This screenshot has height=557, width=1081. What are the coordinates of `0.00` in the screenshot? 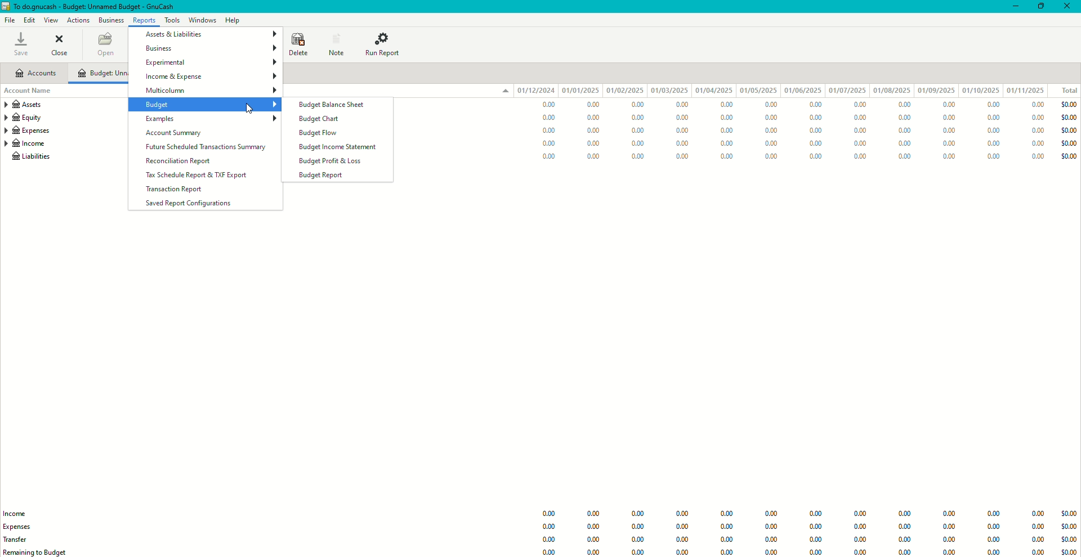 It's located at (947, 541).